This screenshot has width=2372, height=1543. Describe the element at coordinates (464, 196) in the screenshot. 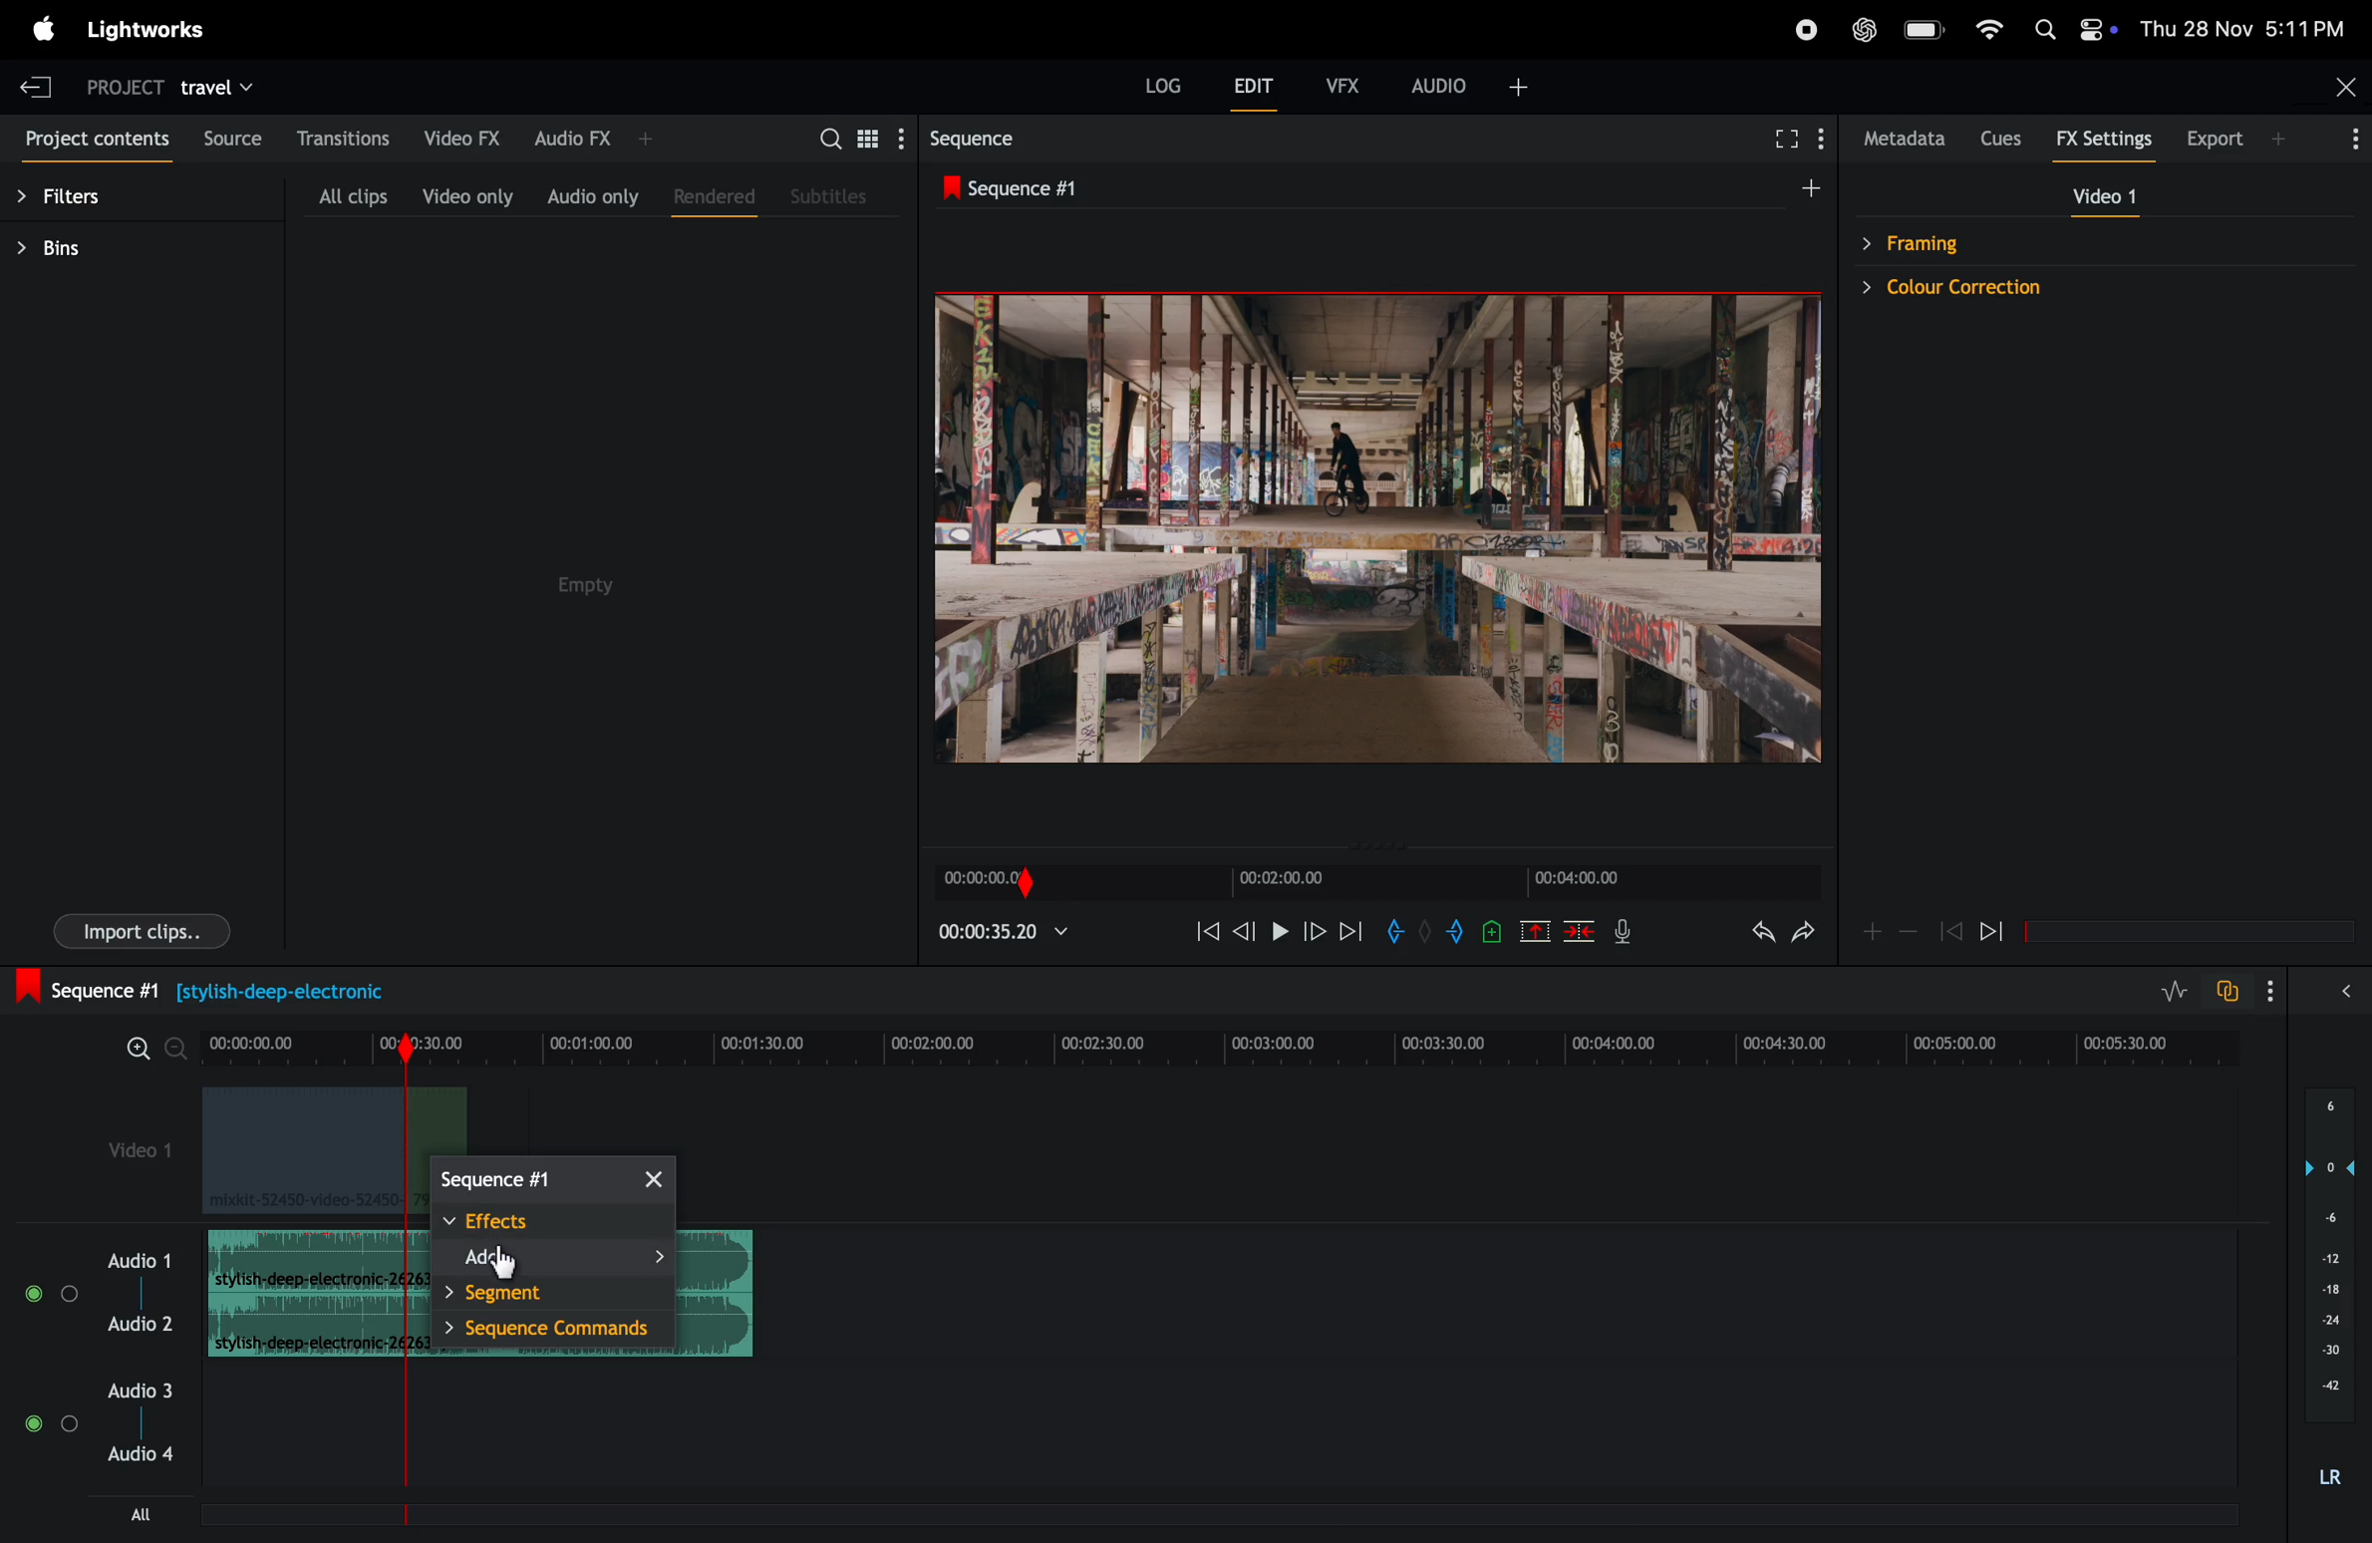

I see `video only` at that location.